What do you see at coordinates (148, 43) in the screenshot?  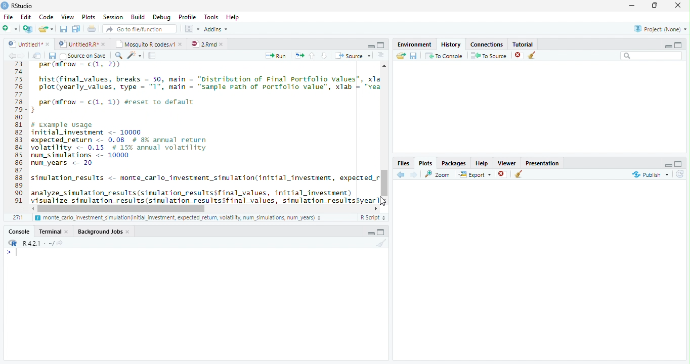 I see `Mosquito R codes.v1` at bounding box center [148, 43].